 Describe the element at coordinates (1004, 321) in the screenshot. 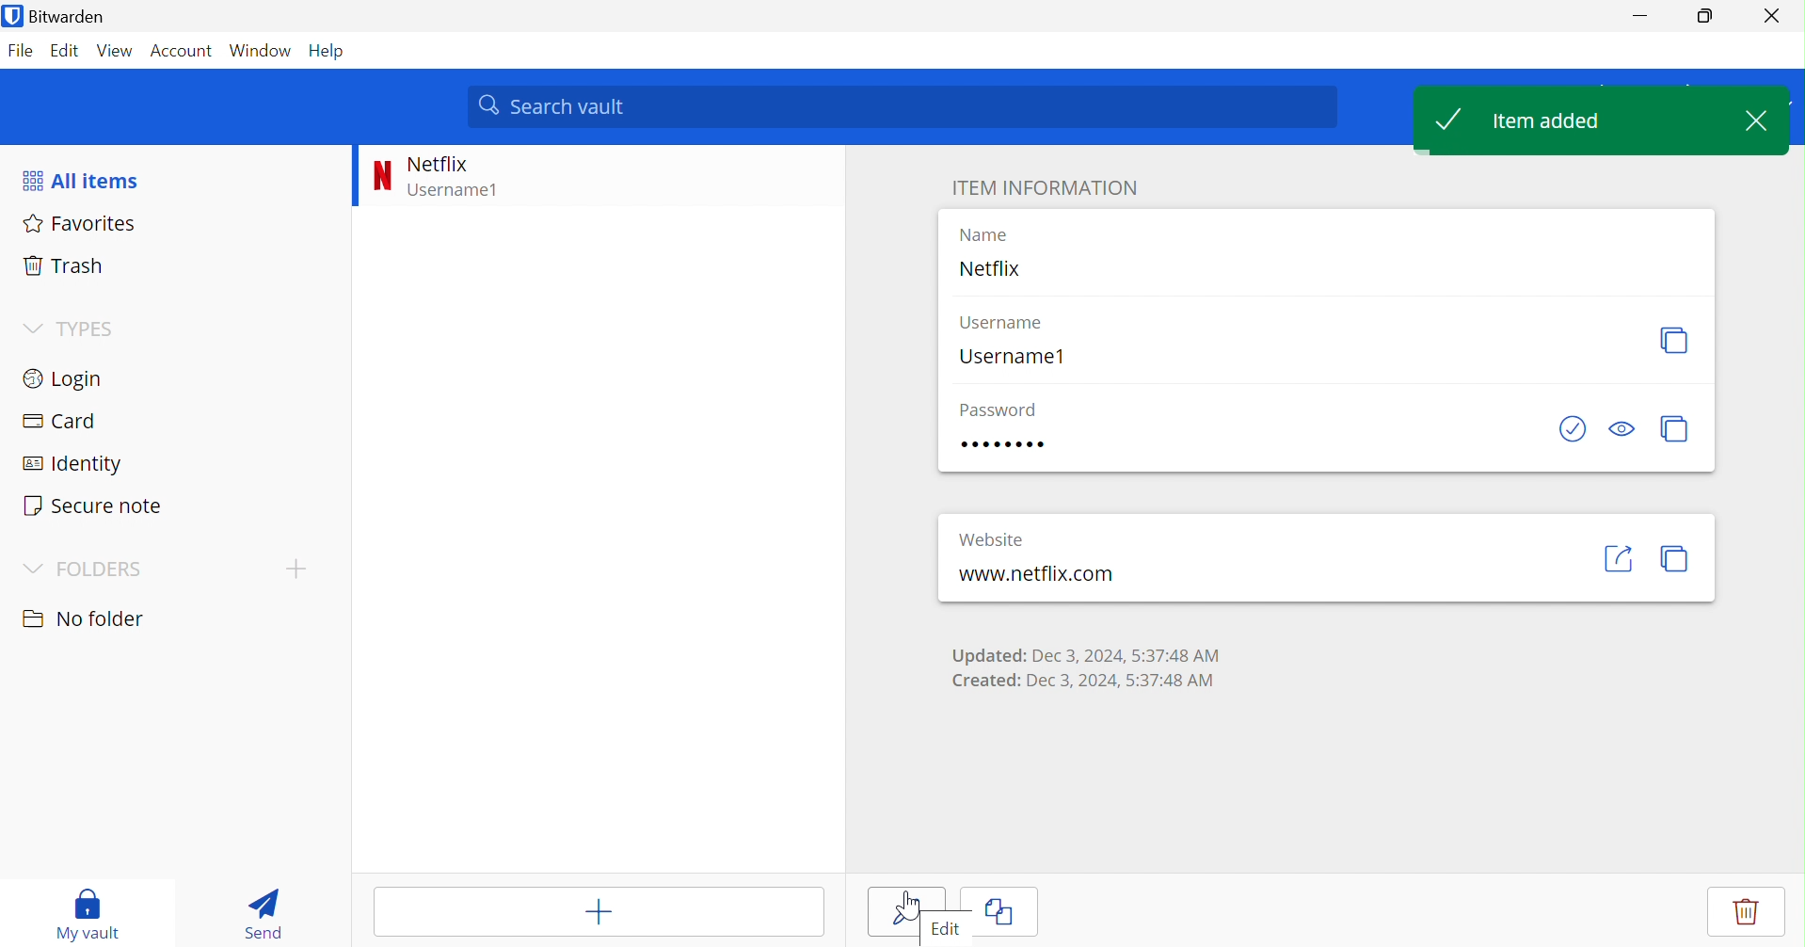

I see `Username` at that location.